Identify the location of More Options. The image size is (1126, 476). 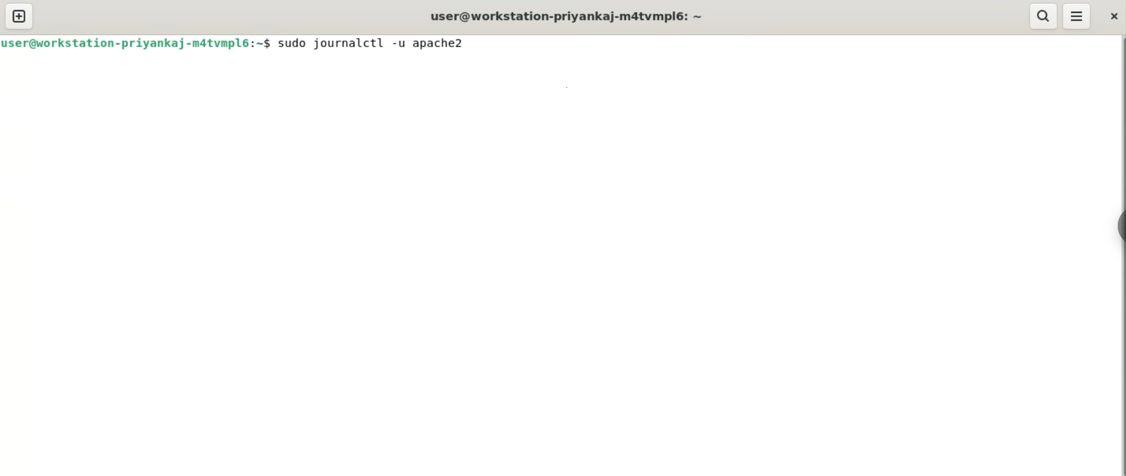
(1077, 16).